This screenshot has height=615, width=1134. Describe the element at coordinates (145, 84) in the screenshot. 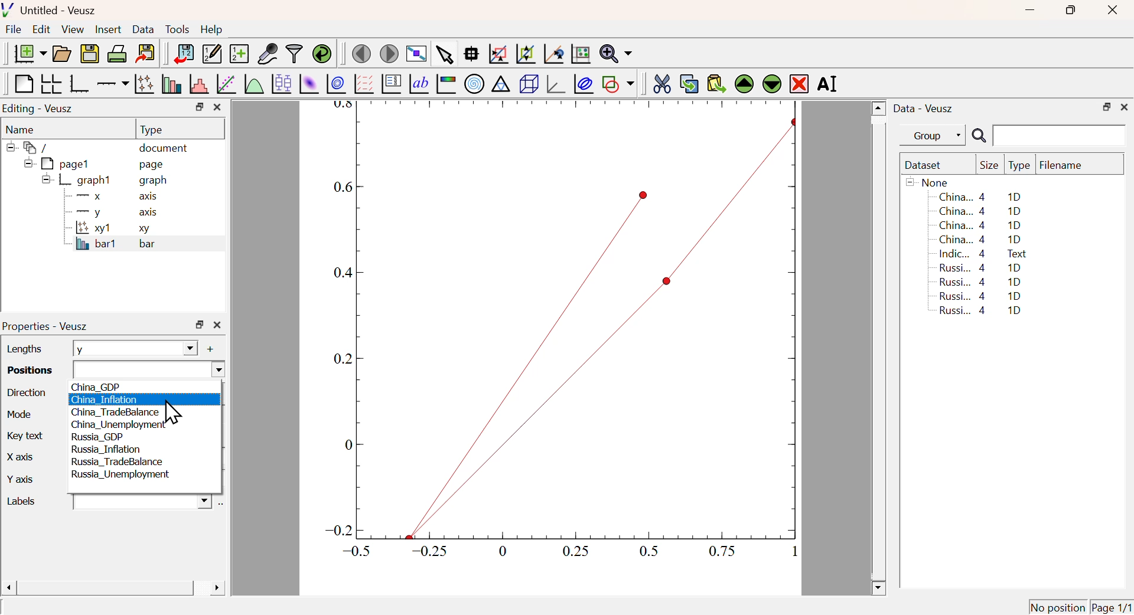

I see `Plot points with lines and errorbars` at that location.